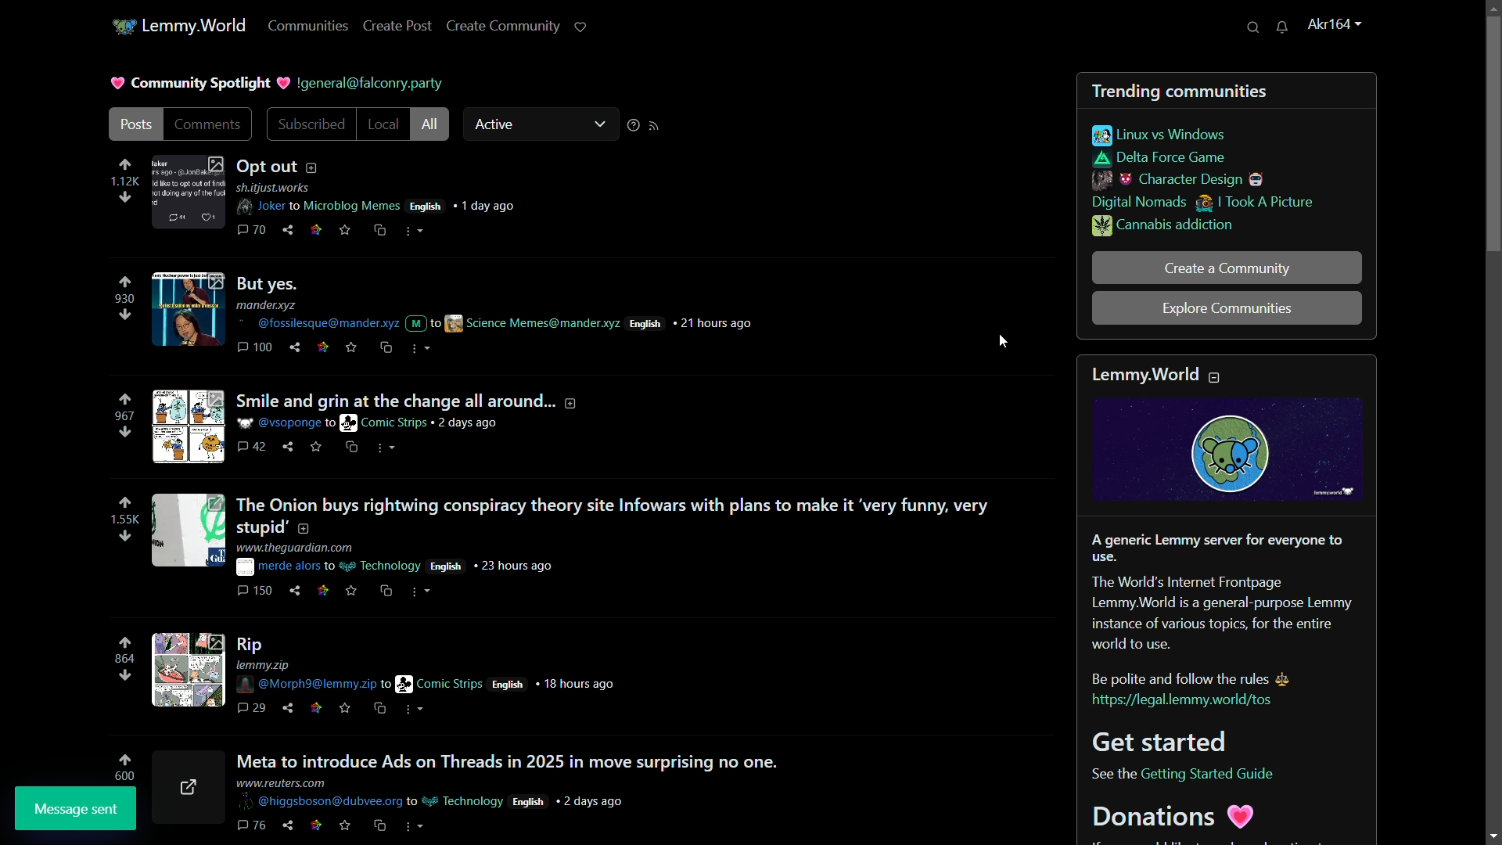 The width and height of the screenshot is (1502, 845). Describe the element at coordinates (125, 165) in the screenshot. I see `upvote` at that location.